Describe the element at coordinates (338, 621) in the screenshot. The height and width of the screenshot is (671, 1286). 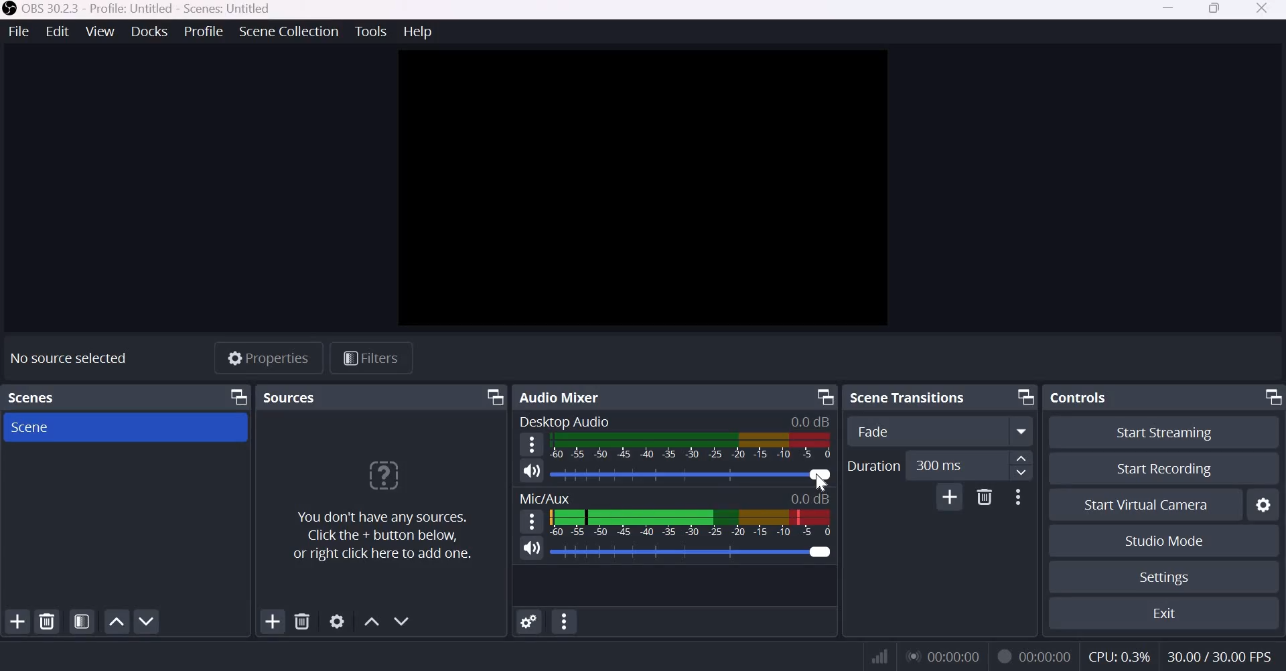
I see `Open source properties` at that location.